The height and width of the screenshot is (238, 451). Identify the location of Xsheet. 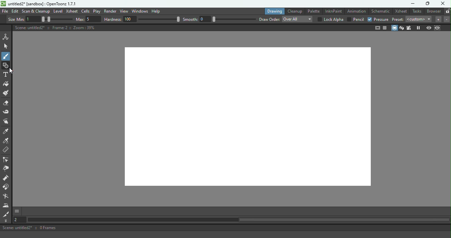
(401, 11).